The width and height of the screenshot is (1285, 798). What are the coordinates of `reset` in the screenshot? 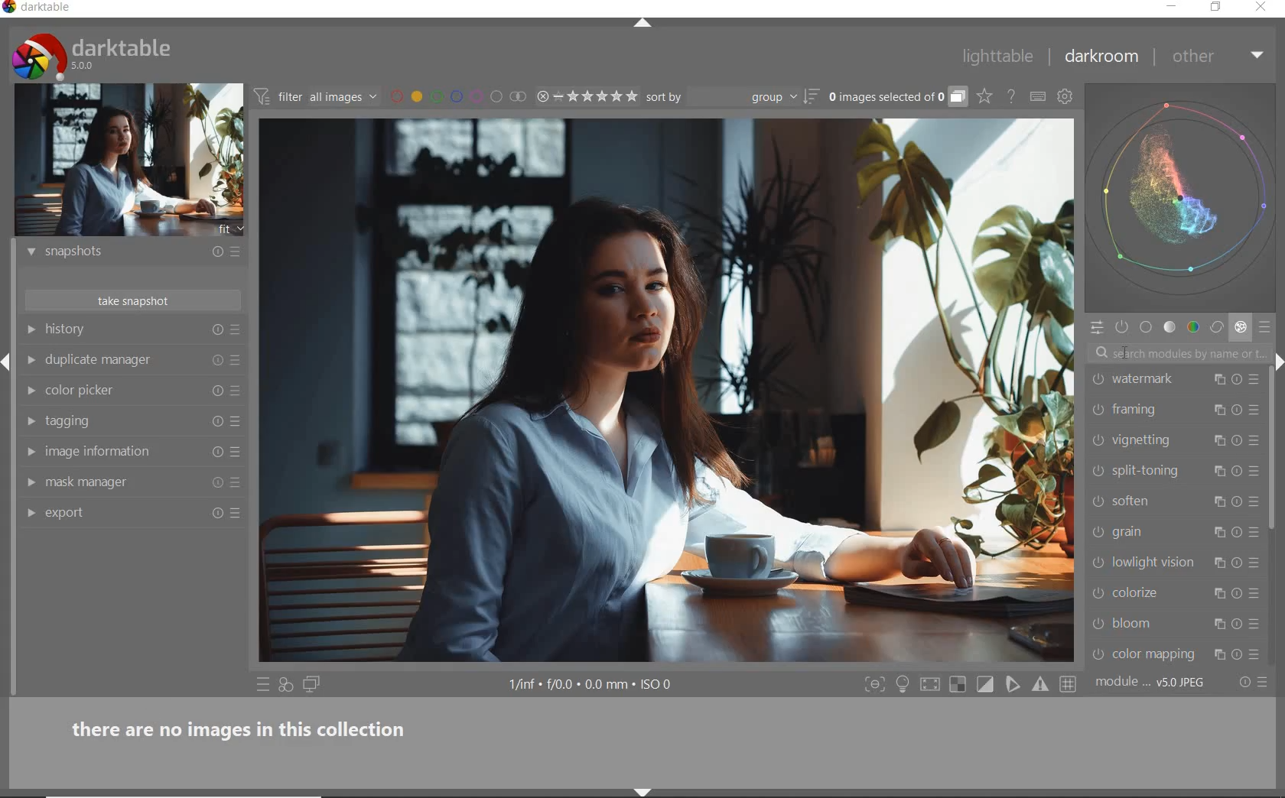 It's located at (1238, 532).